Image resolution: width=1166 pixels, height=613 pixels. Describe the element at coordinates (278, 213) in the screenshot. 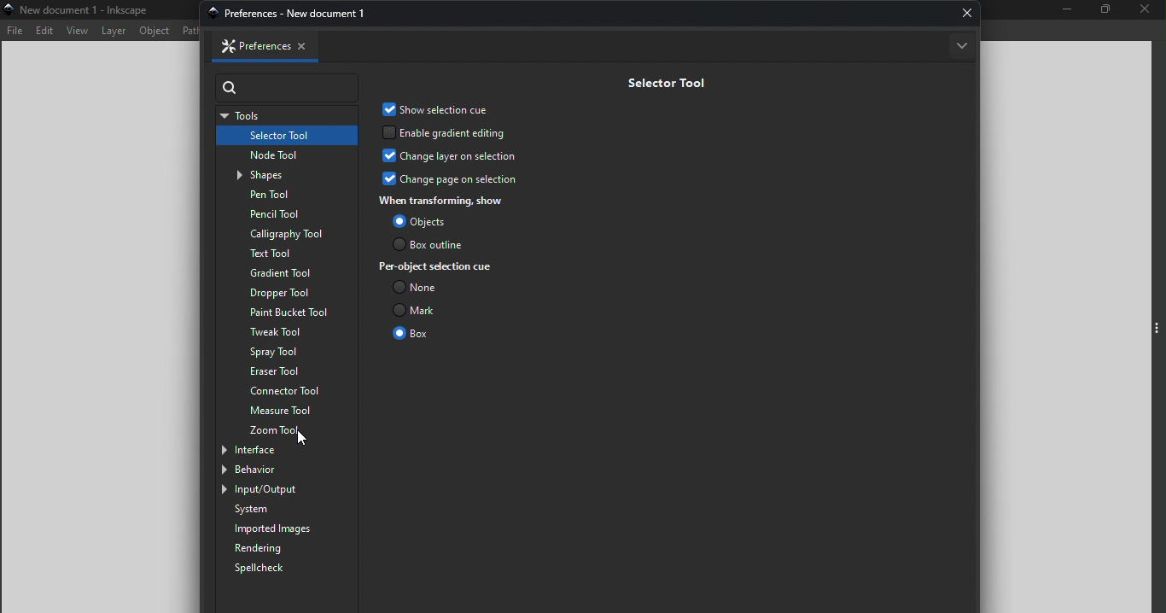

I see `Pencil tool` at that location.